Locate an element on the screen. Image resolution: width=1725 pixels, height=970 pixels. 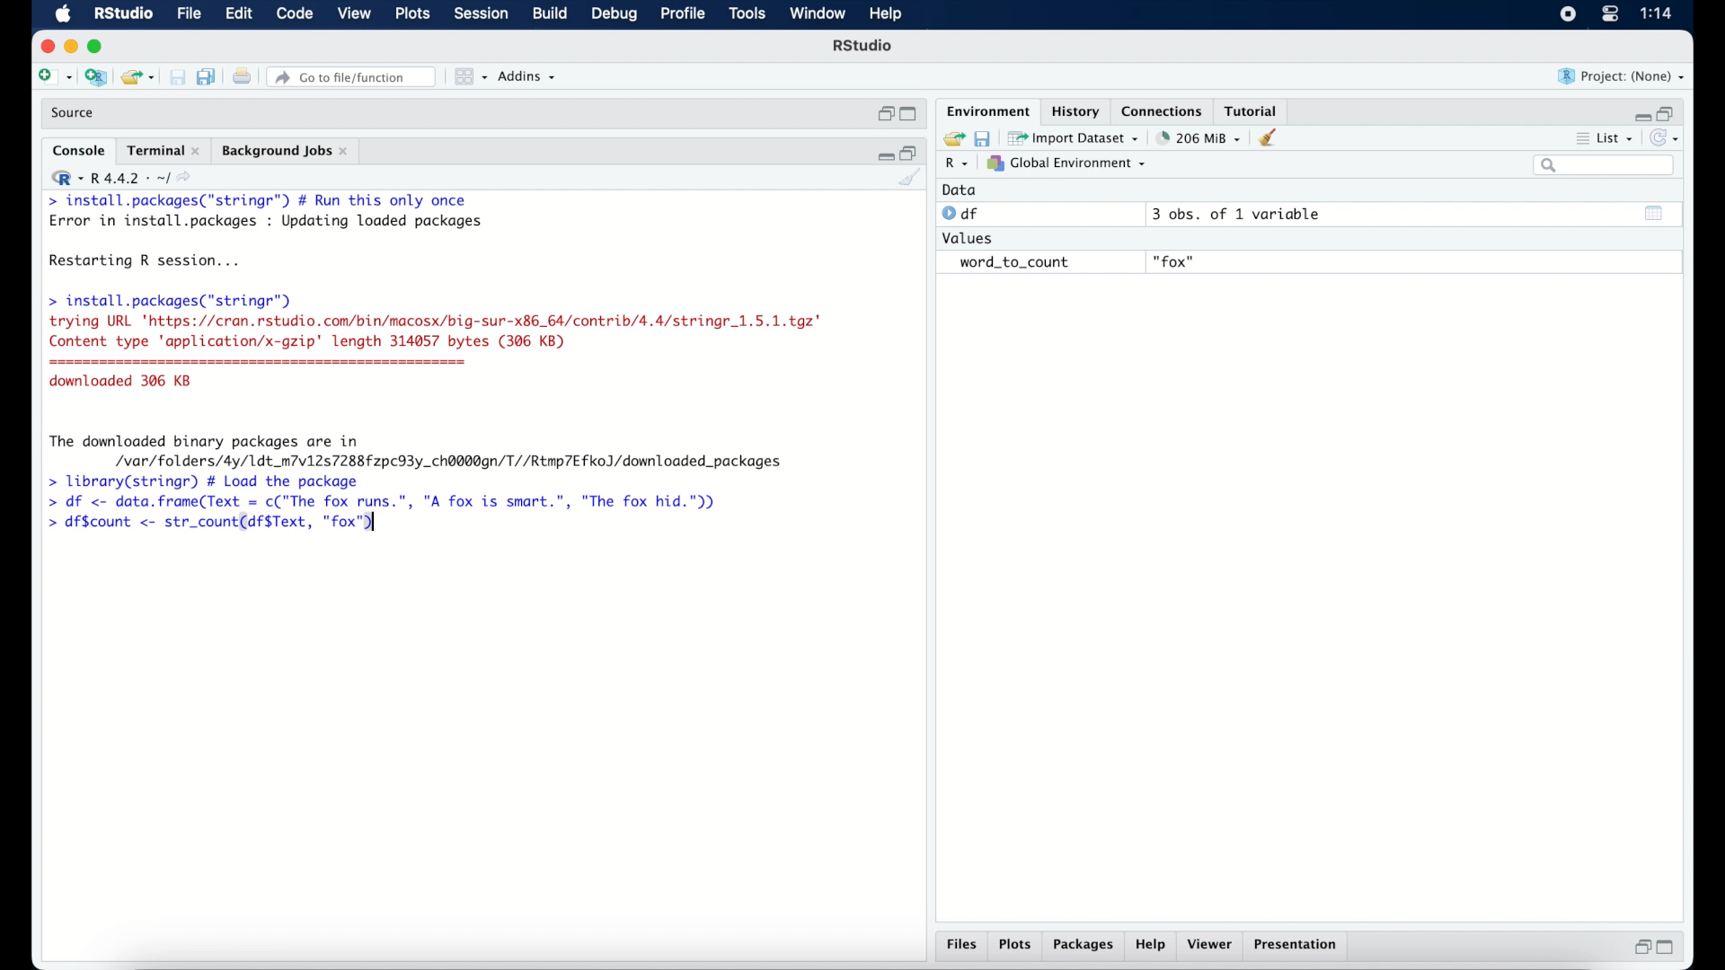
minimize is located at coordinates (70, 46).